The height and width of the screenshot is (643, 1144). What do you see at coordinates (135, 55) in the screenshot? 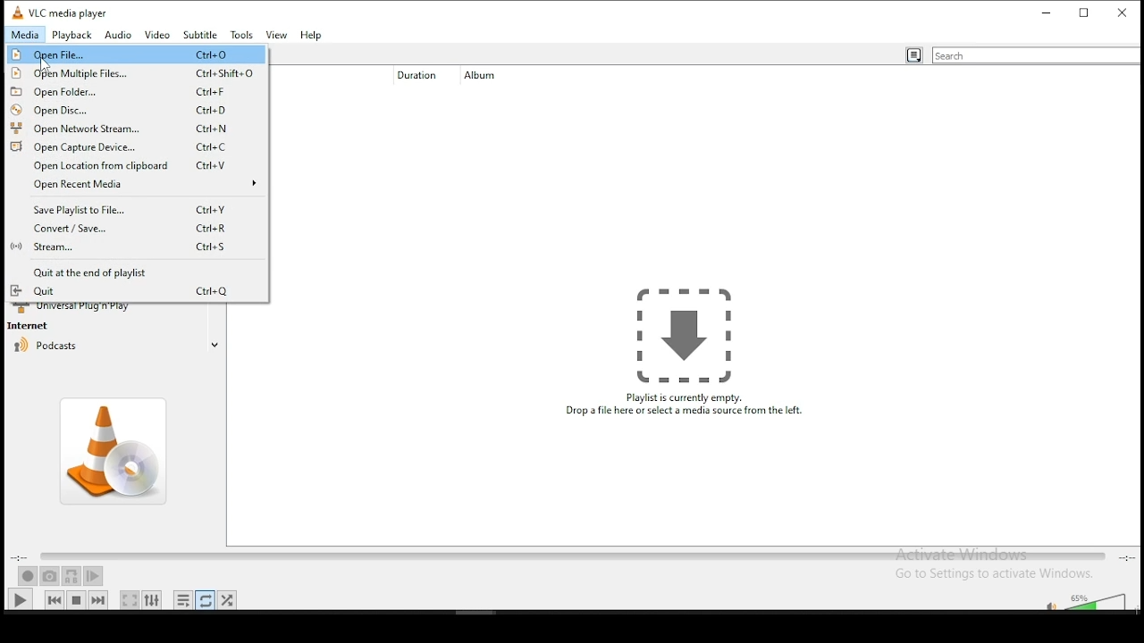
I see `open file` at bounding box center [135, 55].